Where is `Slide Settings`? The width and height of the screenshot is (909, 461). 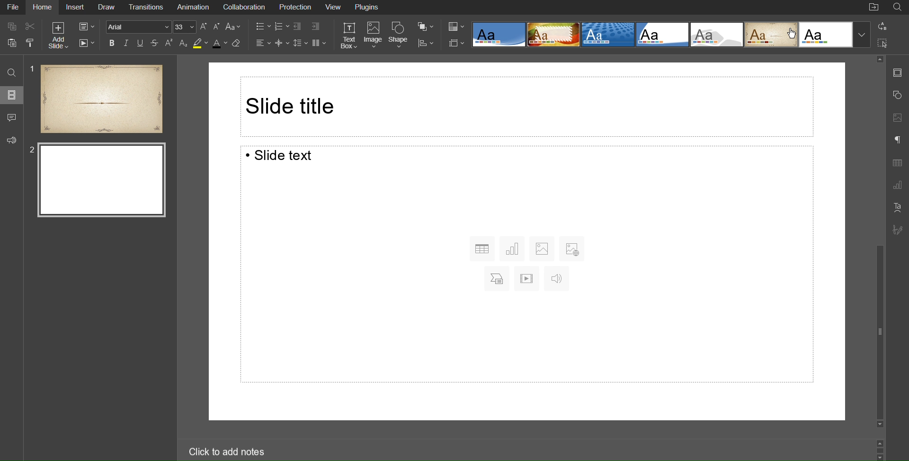
Slide Settings is located at coordinates (897, 72).